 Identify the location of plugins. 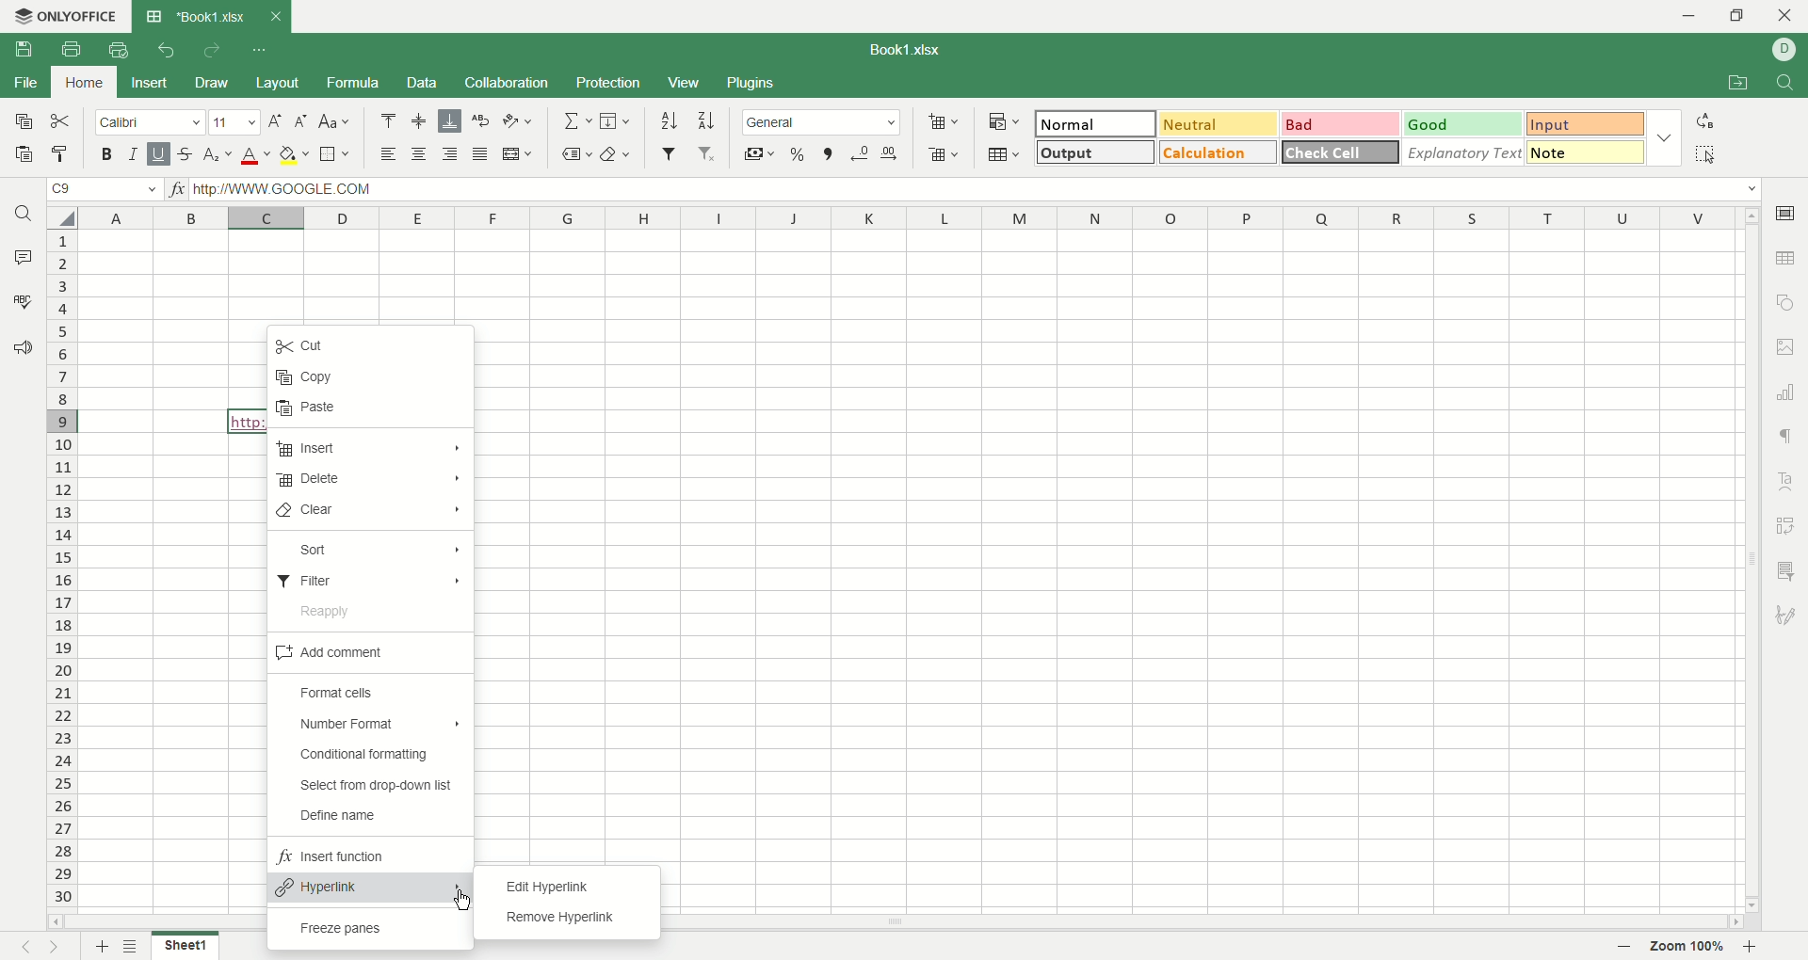
(751, 82).